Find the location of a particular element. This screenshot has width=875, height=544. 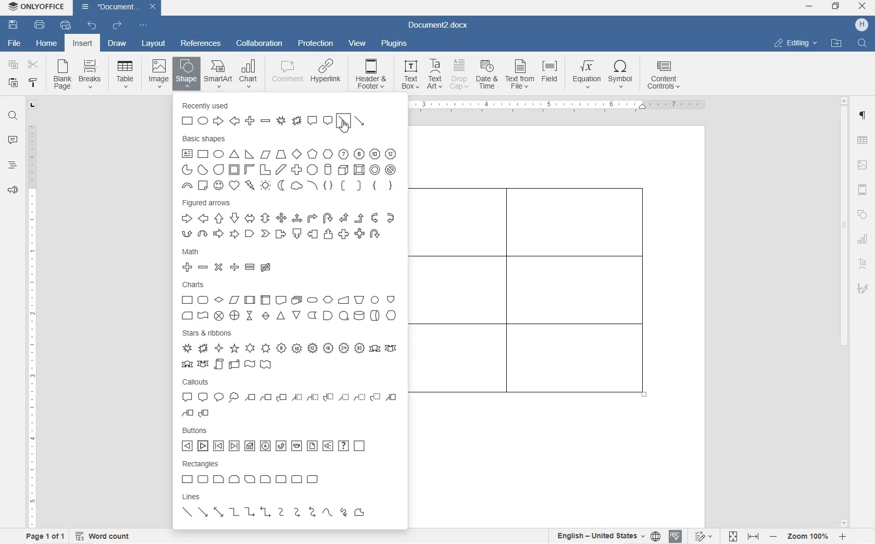

buttons is located at coordinates (274, 440).